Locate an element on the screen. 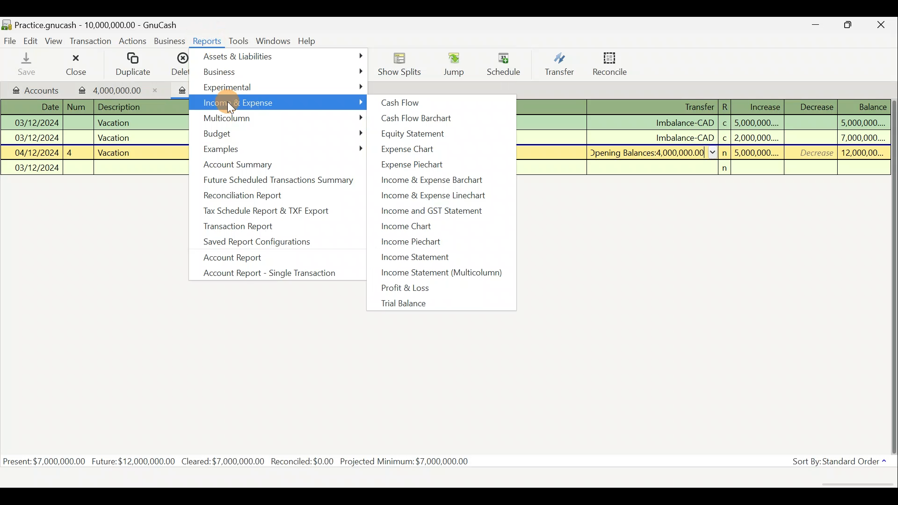 The width and height of the screenshot is (898, 505). Income statement is located at coordinates (437, 257).